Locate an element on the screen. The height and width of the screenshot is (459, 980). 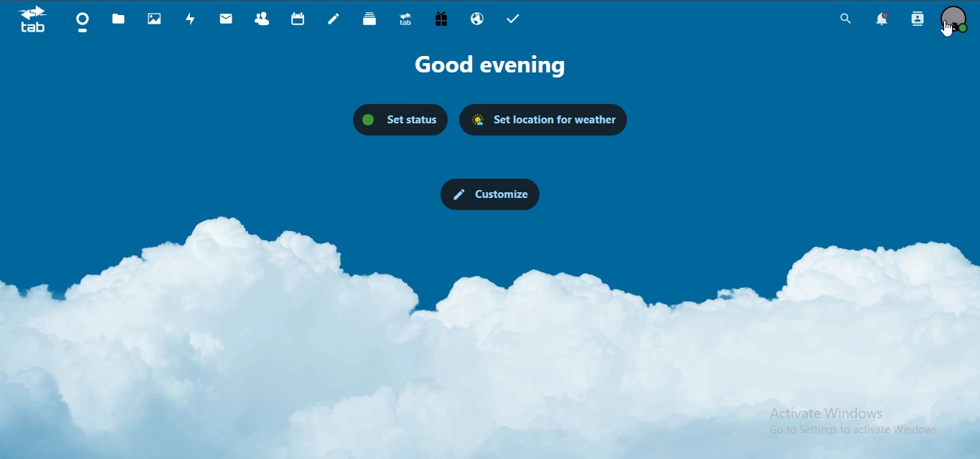
notifications is located at coordinates (887, 20).